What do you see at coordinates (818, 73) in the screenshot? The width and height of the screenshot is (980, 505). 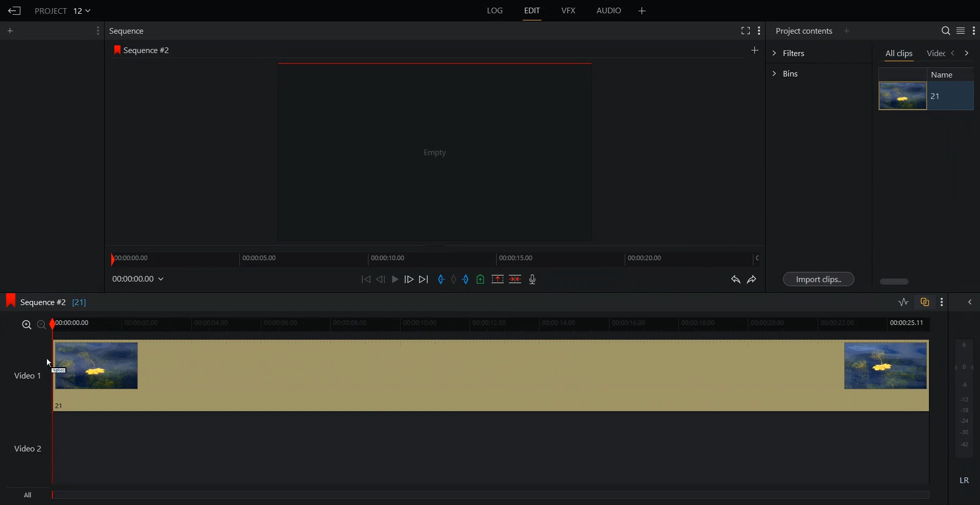 I see `Bins` at bounding box center [818, 73].